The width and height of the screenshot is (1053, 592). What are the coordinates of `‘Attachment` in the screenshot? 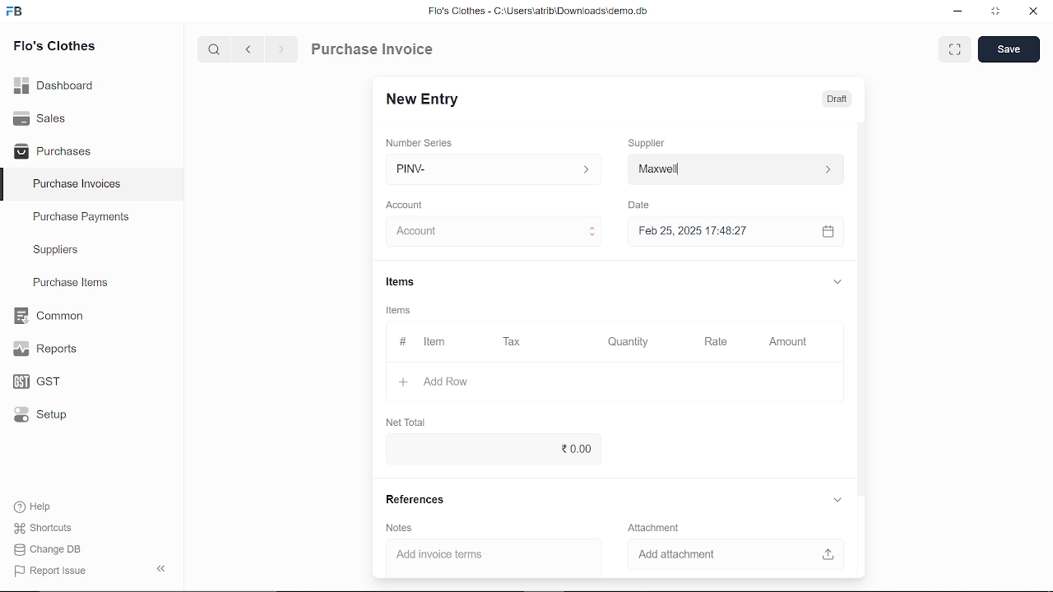 It's located at (653, 527).